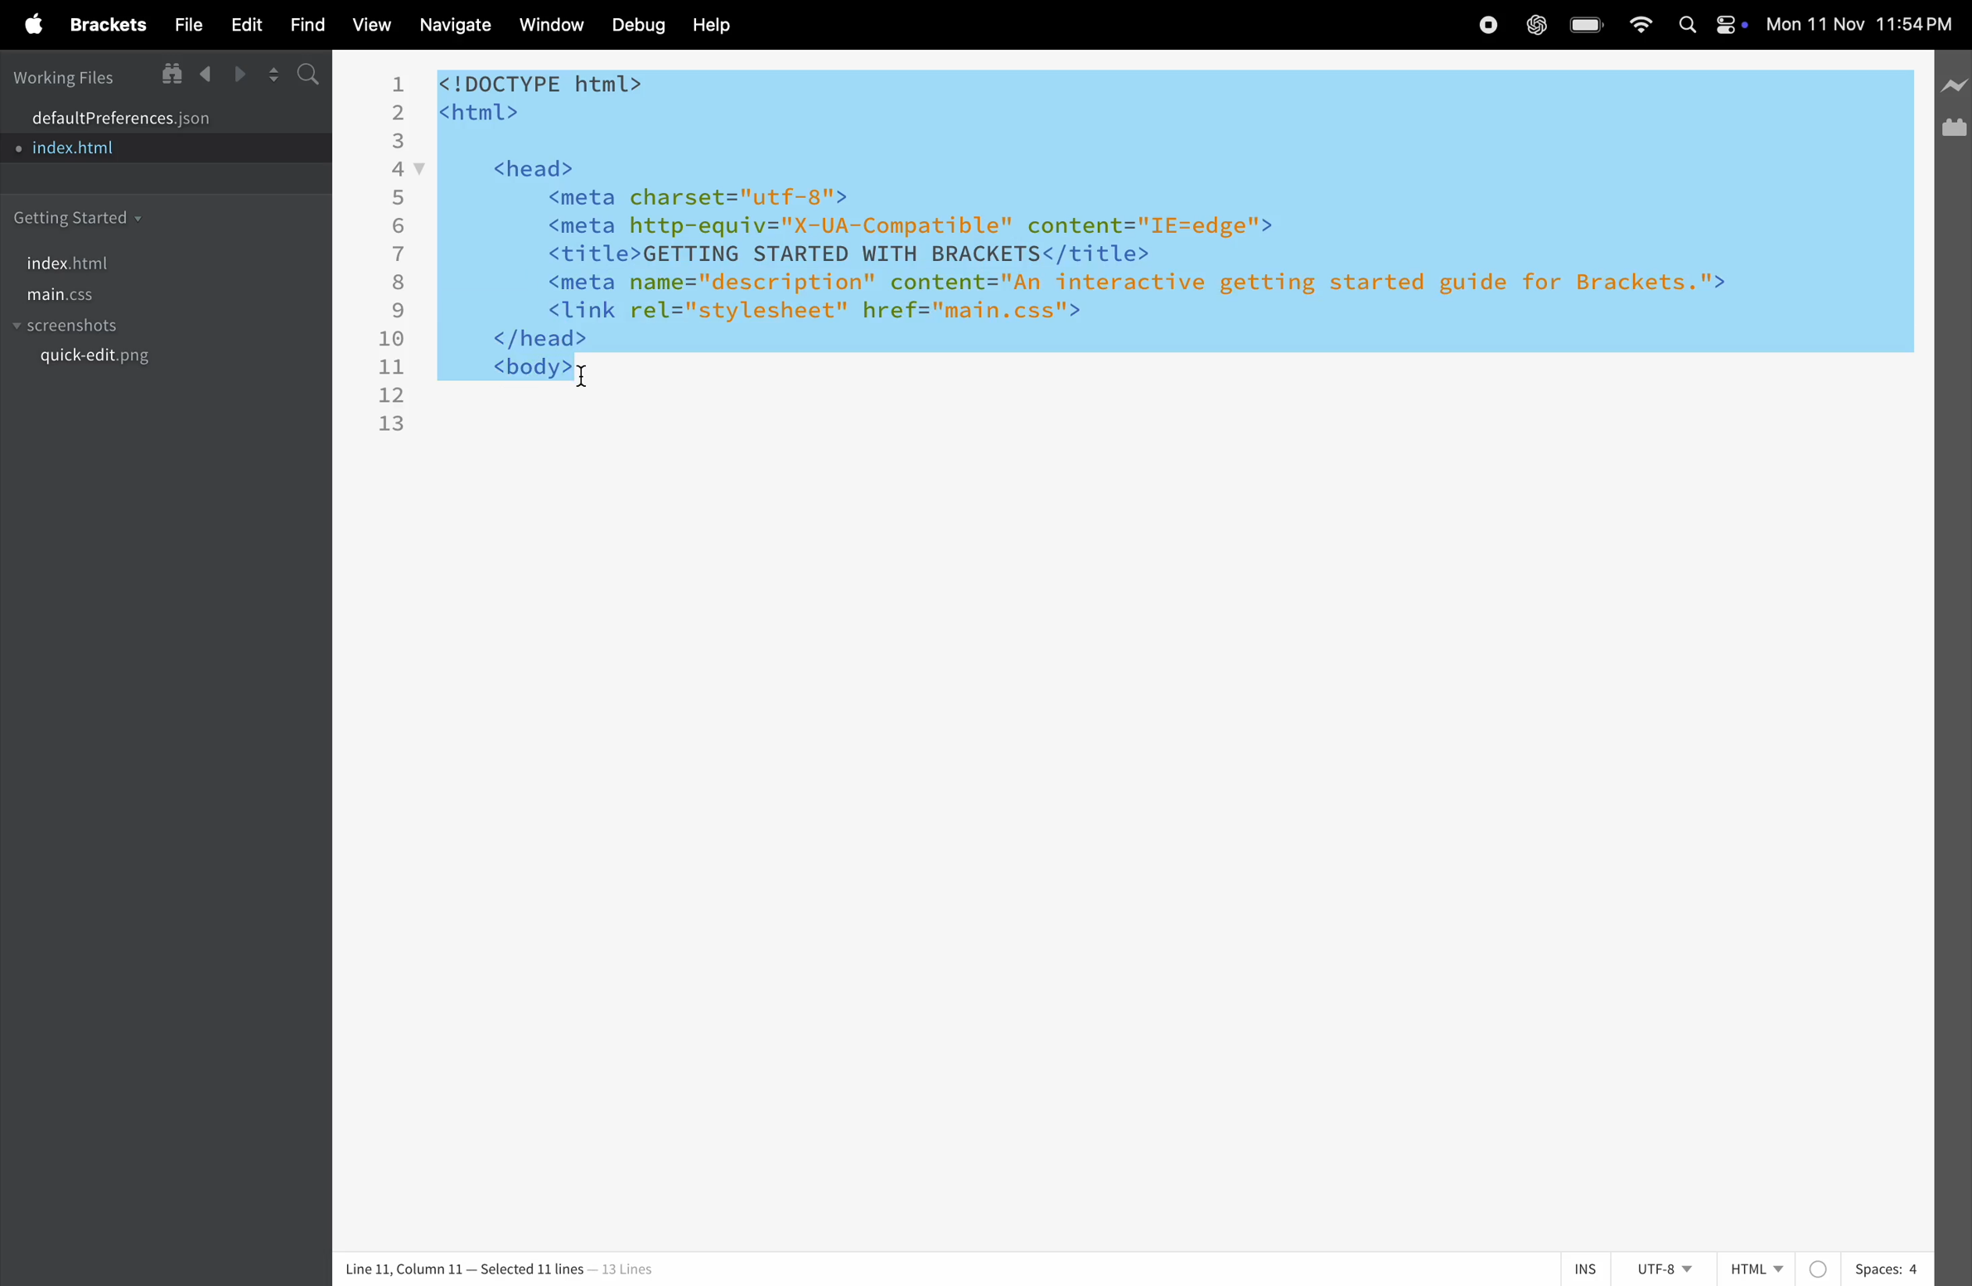  Describe the element at coordinates (1643, 26) in the screenshot. I see `wifi` at that location.